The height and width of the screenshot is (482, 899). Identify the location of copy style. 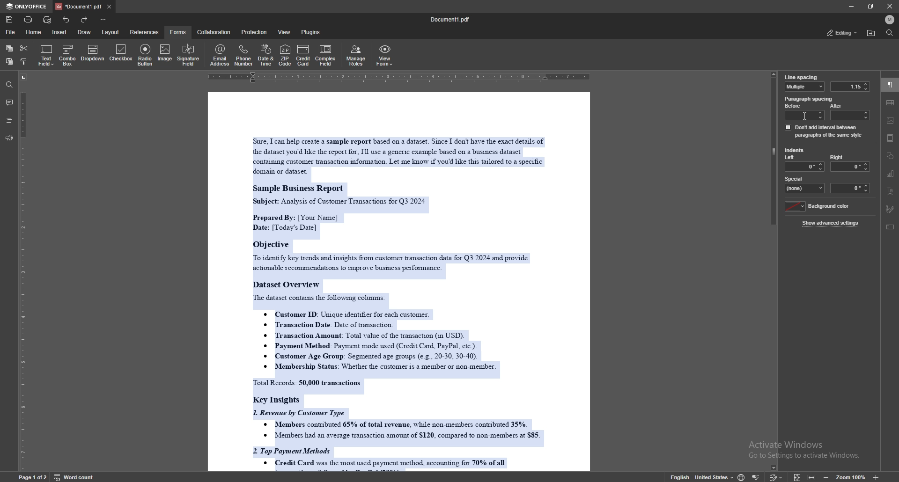
(25, 62).